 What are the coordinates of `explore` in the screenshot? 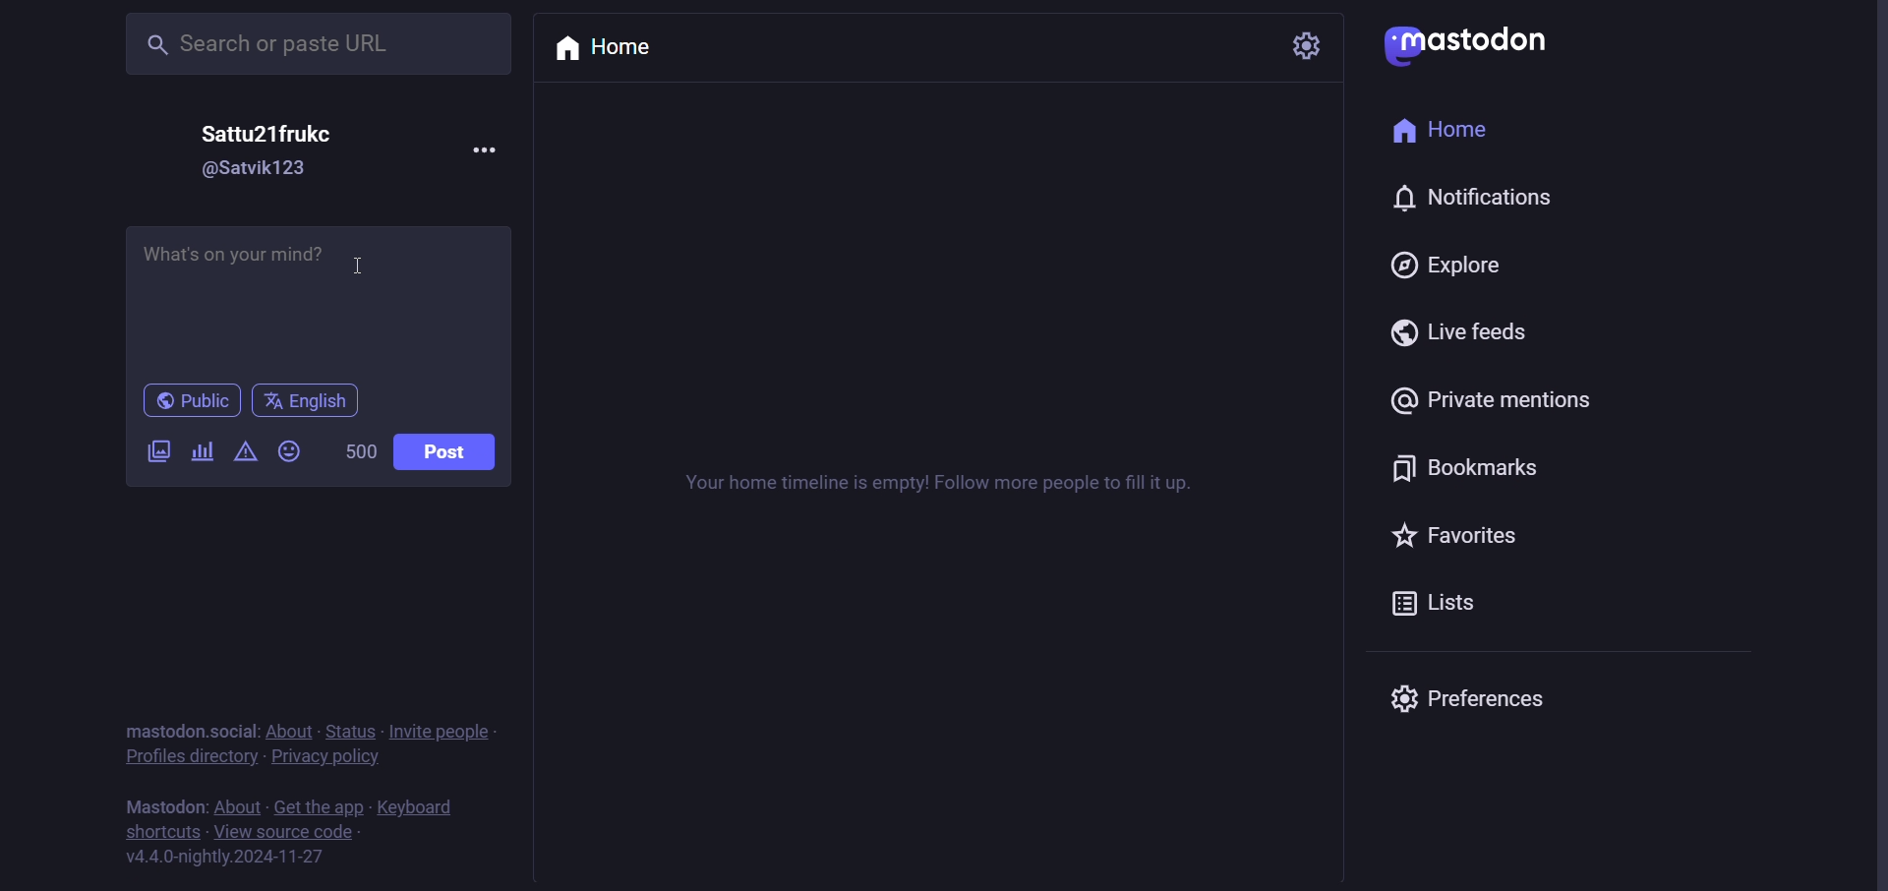 It's located at (1451, 267).